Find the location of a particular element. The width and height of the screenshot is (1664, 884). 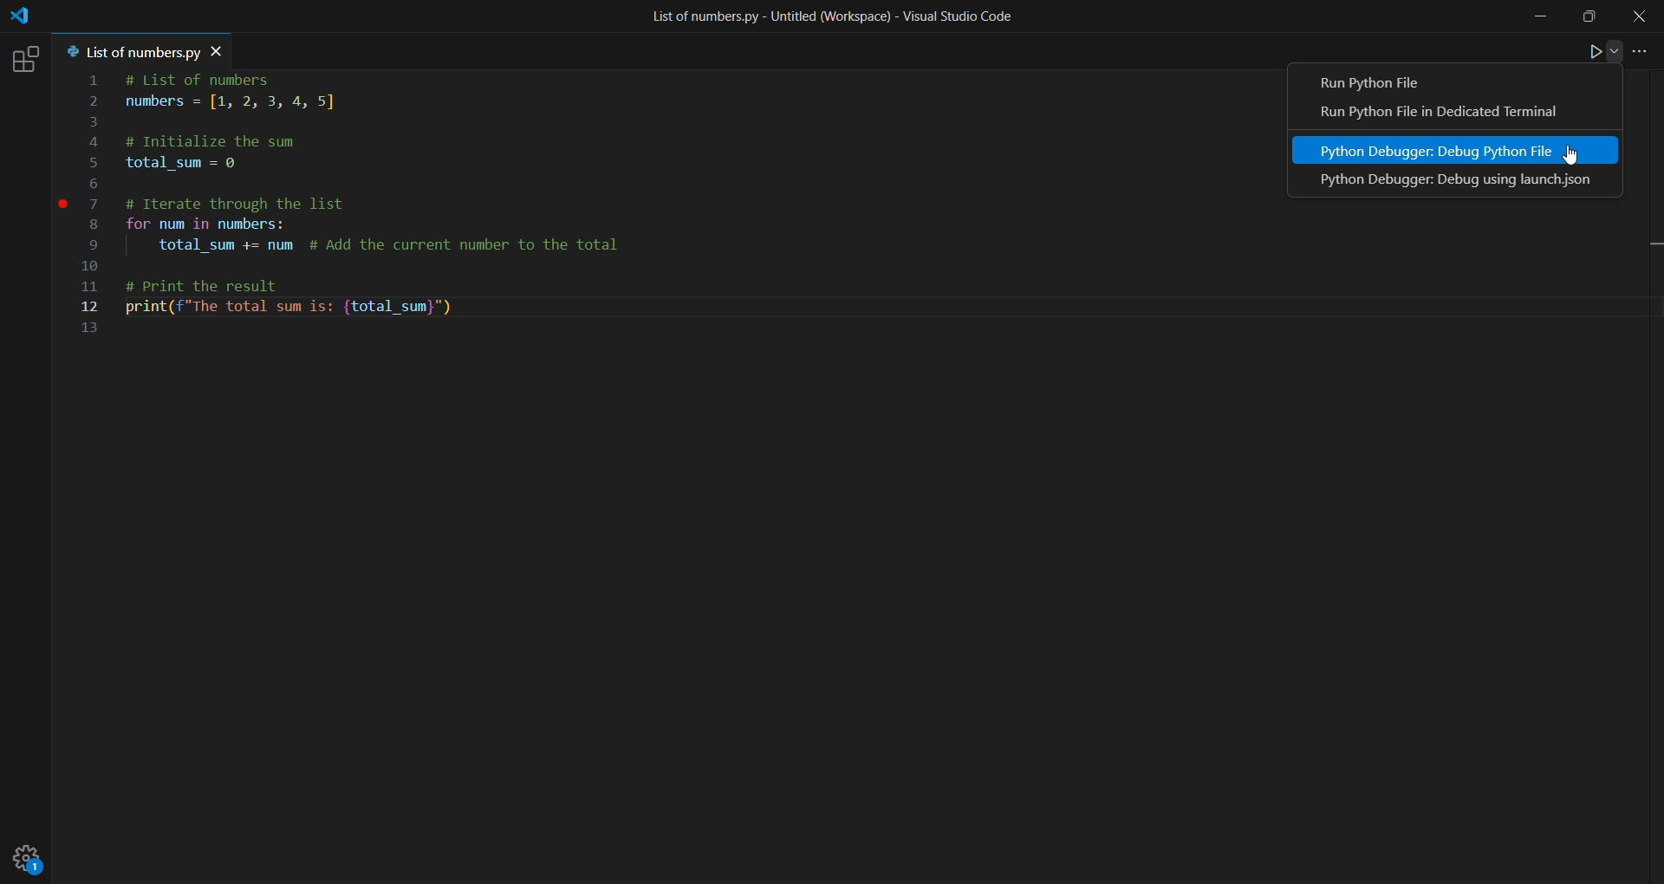

inserted breakpoint is located at coordinates (62, 206).